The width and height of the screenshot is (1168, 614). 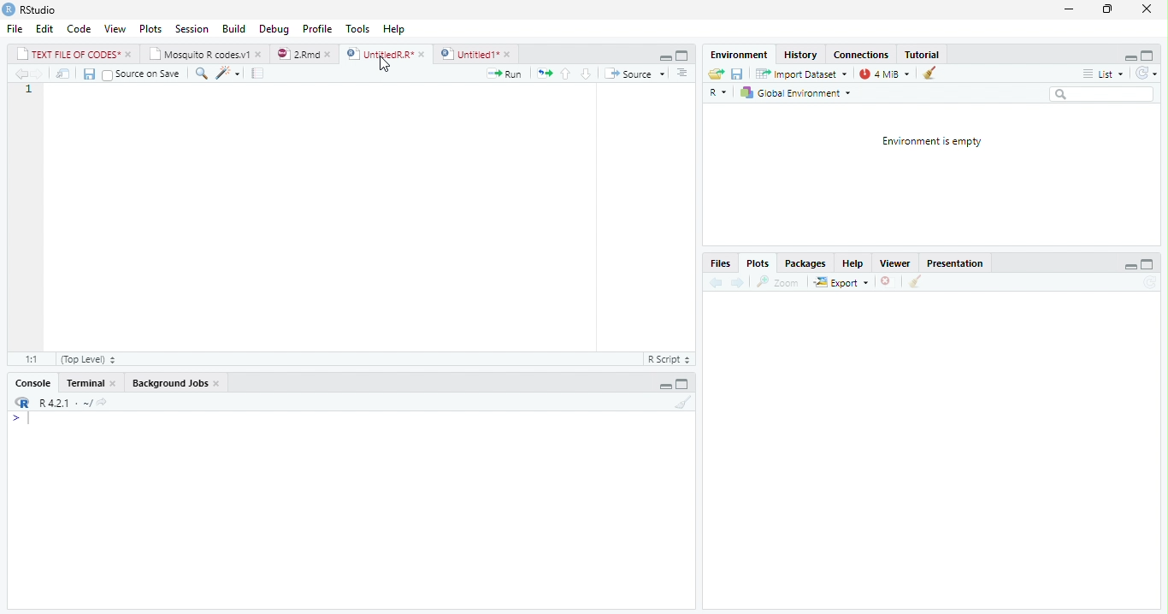 I want to click on hide console, so click(x=682, y=55).